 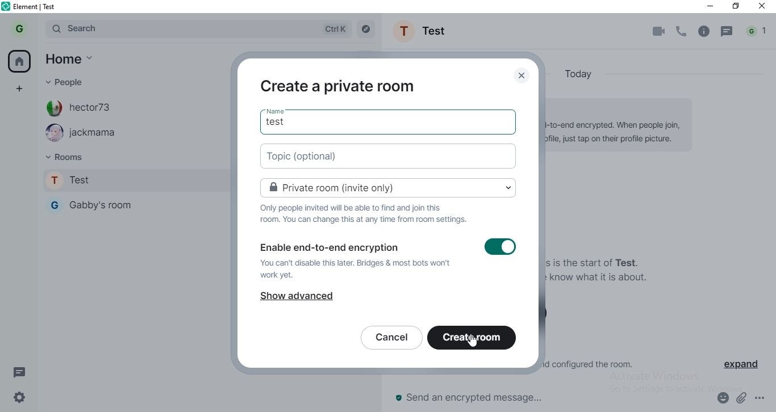 What do you see at coordinates (19, 28) in the screenshot?
I see `profile` at bounding box center [19, 28].